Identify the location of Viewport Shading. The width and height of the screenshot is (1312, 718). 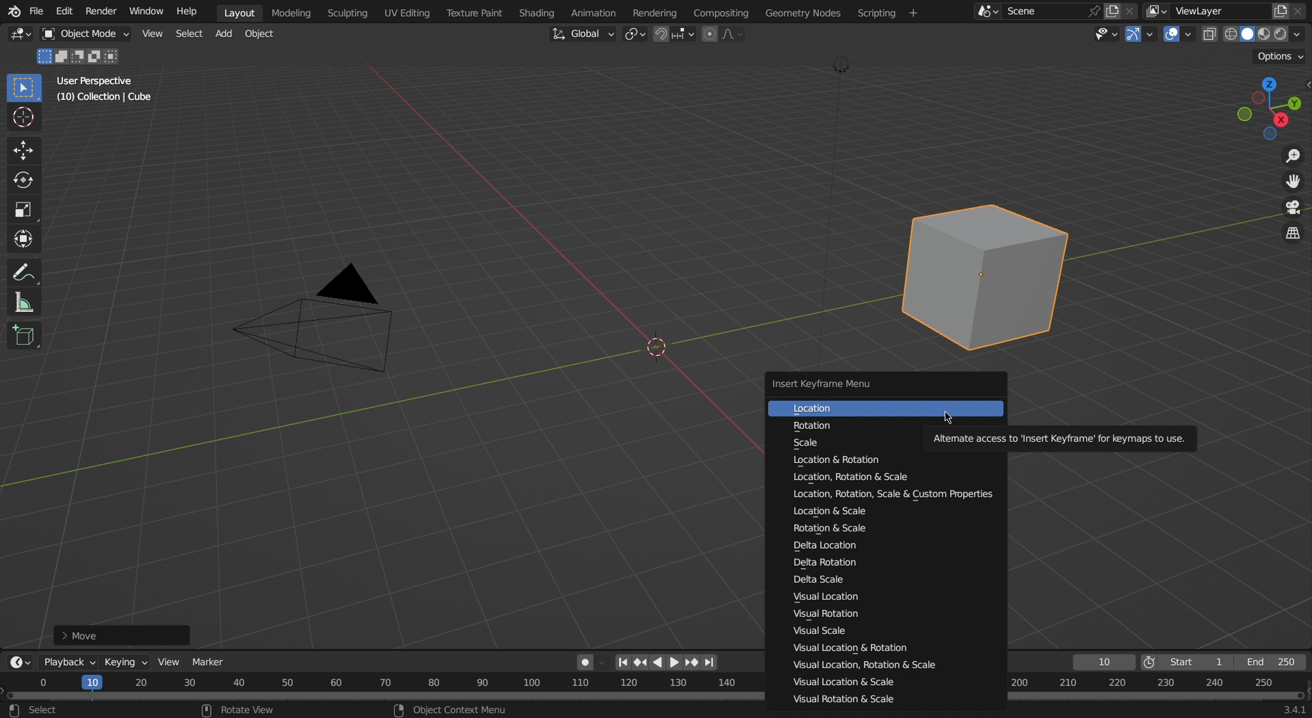
(1255, 35).